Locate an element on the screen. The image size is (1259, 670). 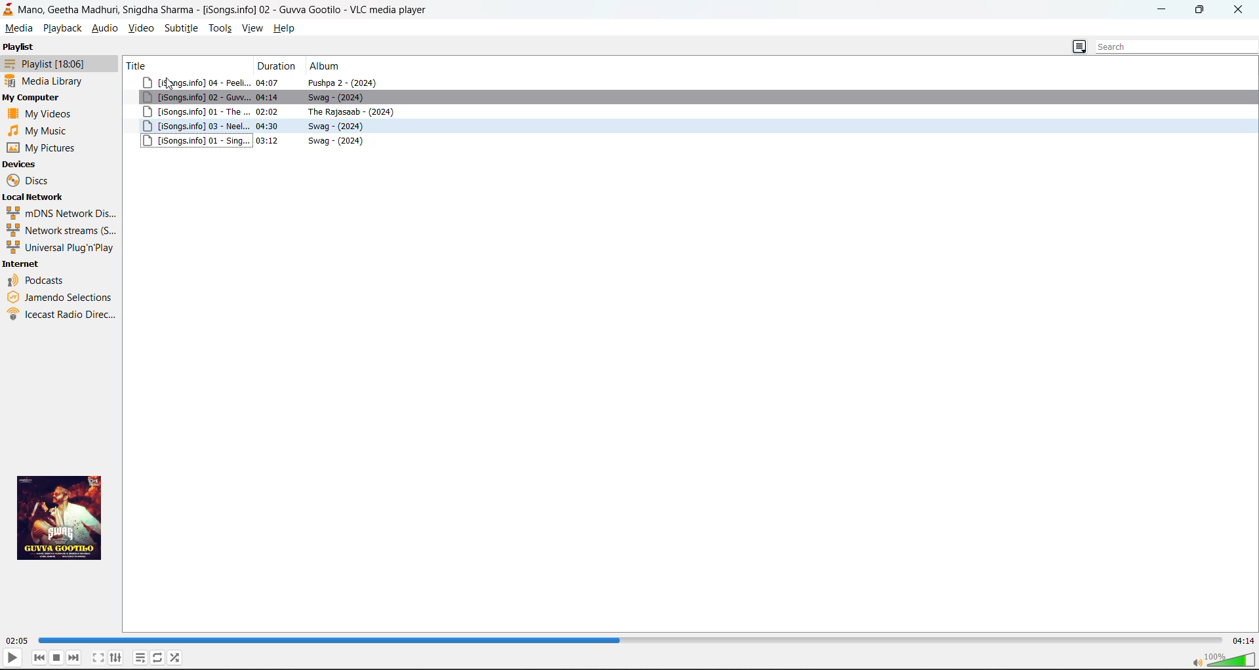
next is located at coordinates (74, 658).